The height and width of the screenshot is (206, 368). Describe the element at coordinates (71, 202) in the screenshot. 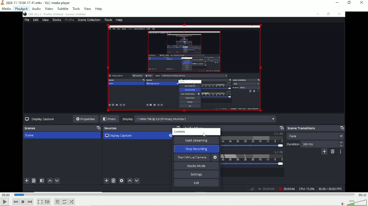

I see `Random` at that location.